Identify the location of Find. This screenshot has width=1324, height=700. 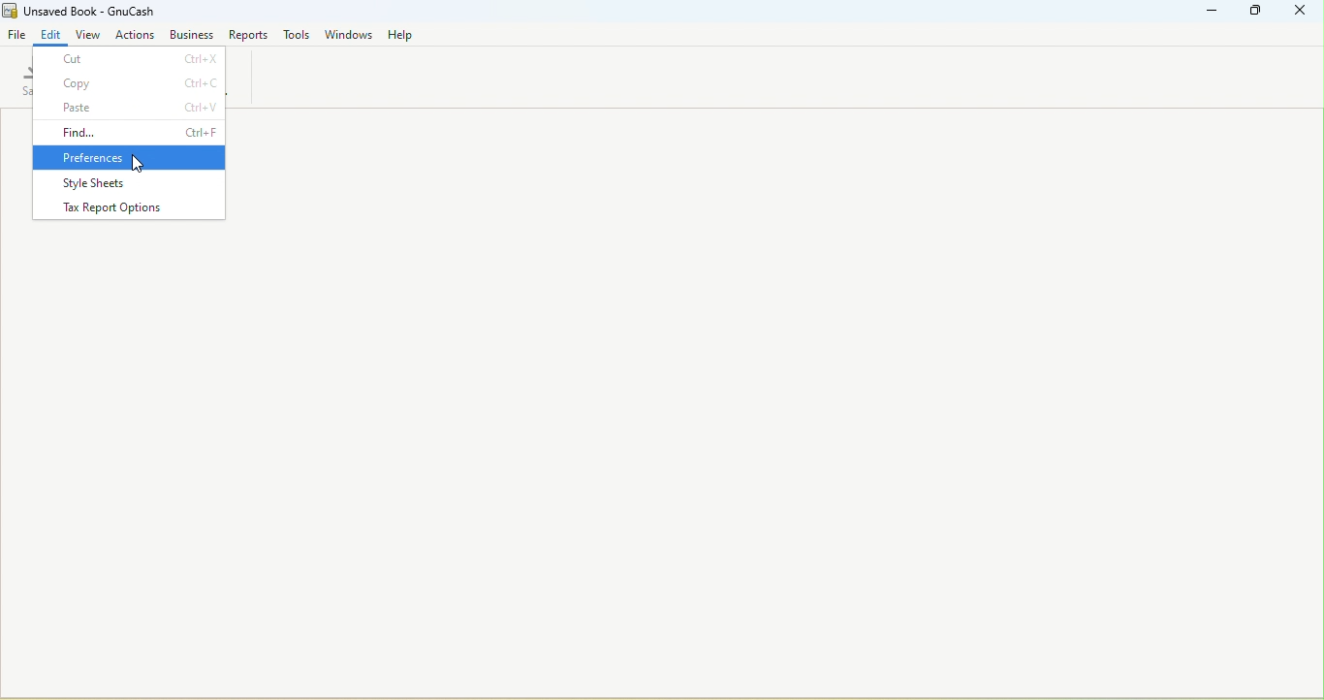
(132, 132).